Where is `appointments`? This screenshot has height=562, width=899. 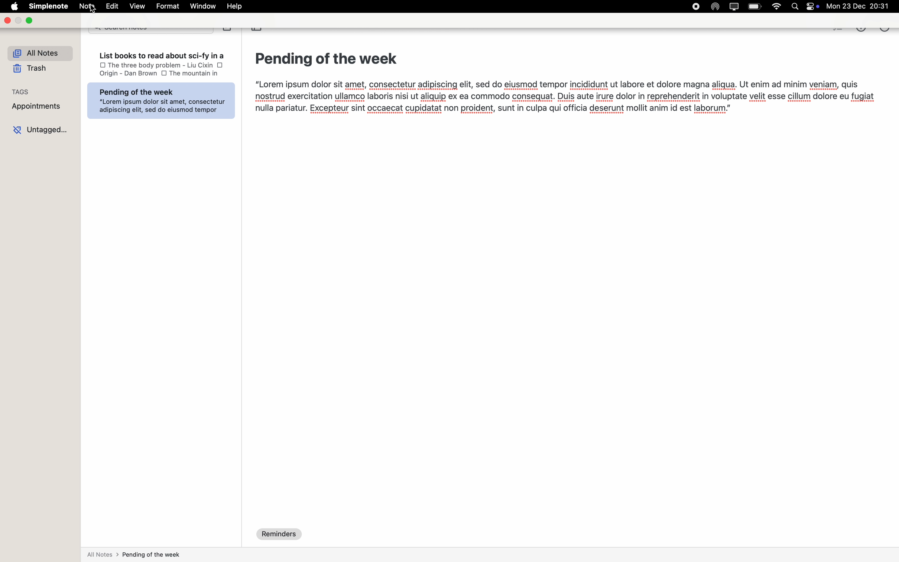 appointments is located at coordinates (37, 110).